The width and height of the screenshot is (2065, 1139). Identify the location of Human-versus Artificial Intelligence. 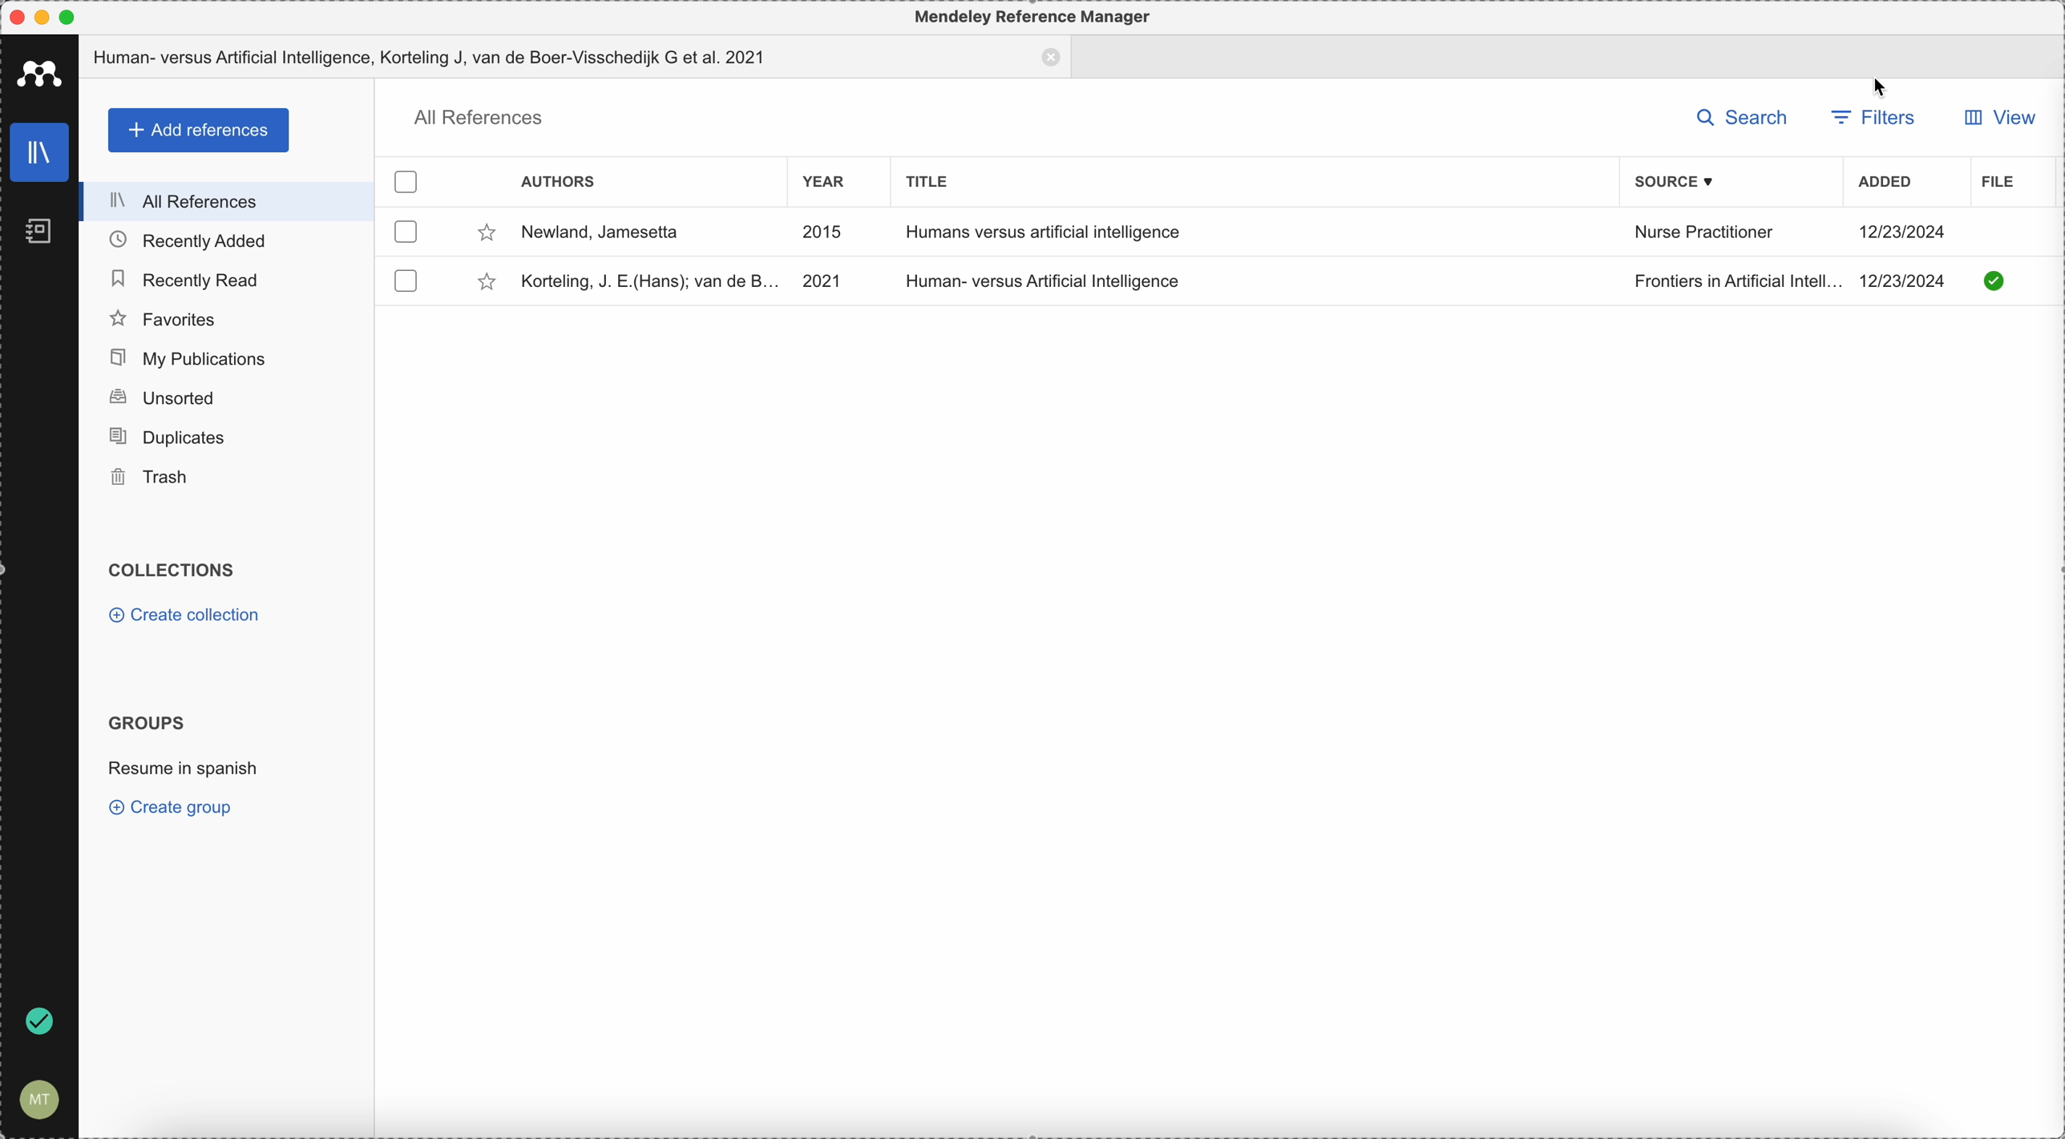
(1048, 278).